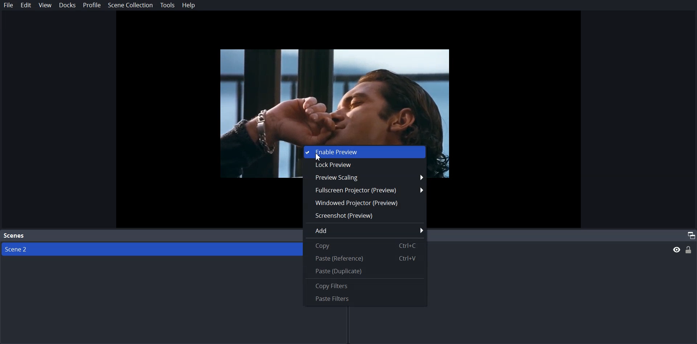 The image size is (697, 344). Describe the element at coordinates (365, 152) in the screenshot. I see `Enable Preview` at that location.